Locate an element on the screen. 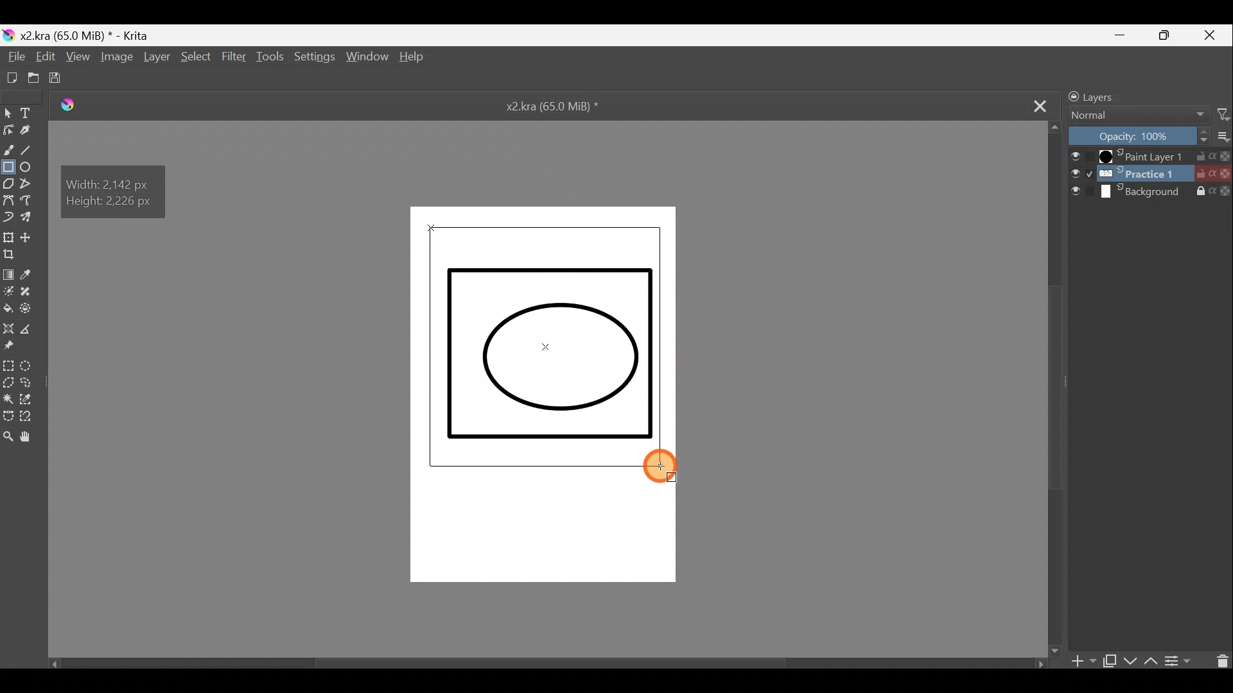  Rectangular selection tool is located at coordinates (9, 367).